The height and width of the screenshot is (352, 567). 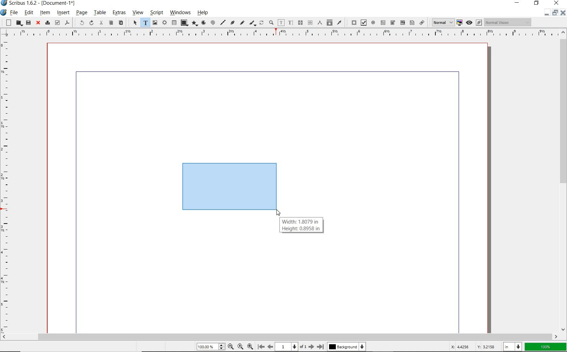 What do you see at coordinates (423, 23) in the screenshot?
I see `link annotation` at bounding box center [423, 23].